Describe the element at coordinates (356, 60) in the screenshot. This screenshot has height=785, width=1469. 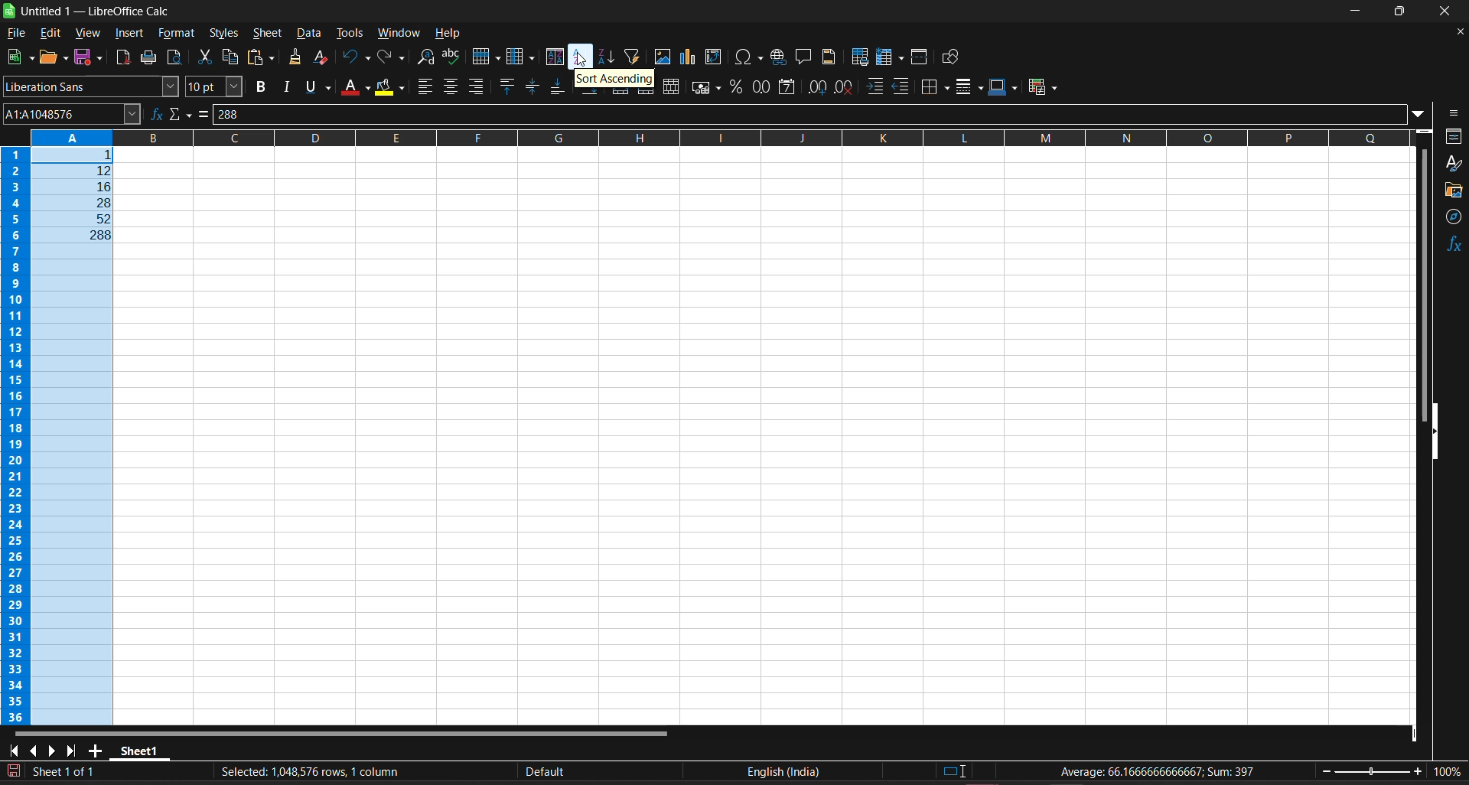
I see `undo` at that location.